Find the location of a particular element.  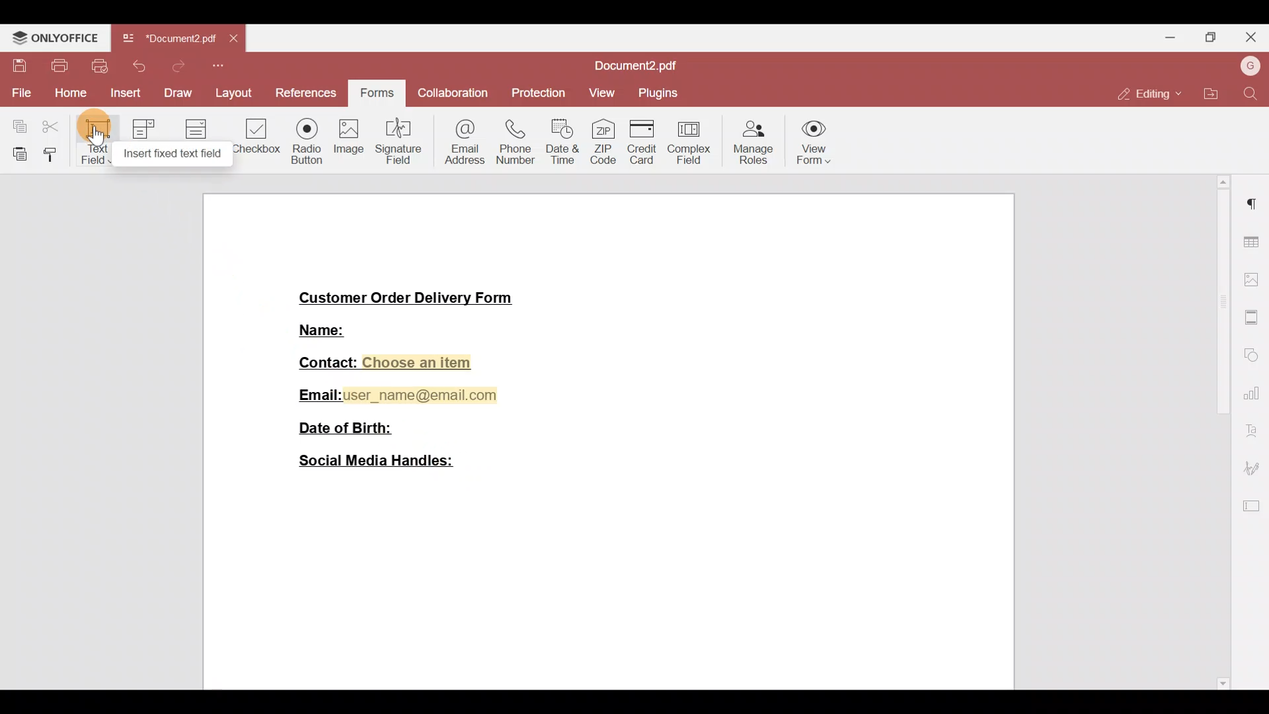

Name: is located at coordinates (320, 331).